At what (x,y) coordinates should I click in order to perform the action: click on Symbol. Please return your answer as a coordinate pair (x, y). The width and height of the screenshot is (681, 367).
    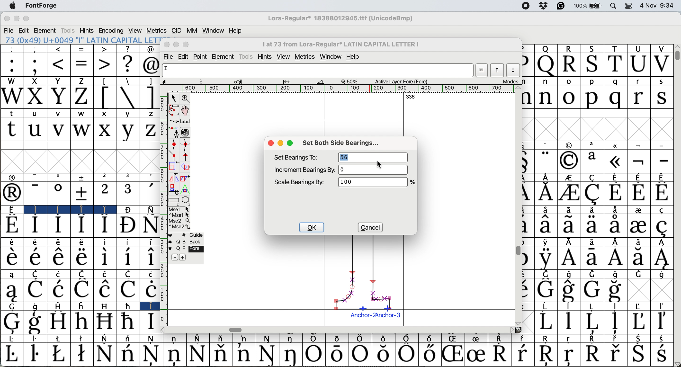
    Looking at the image, I should click on (382, 338).